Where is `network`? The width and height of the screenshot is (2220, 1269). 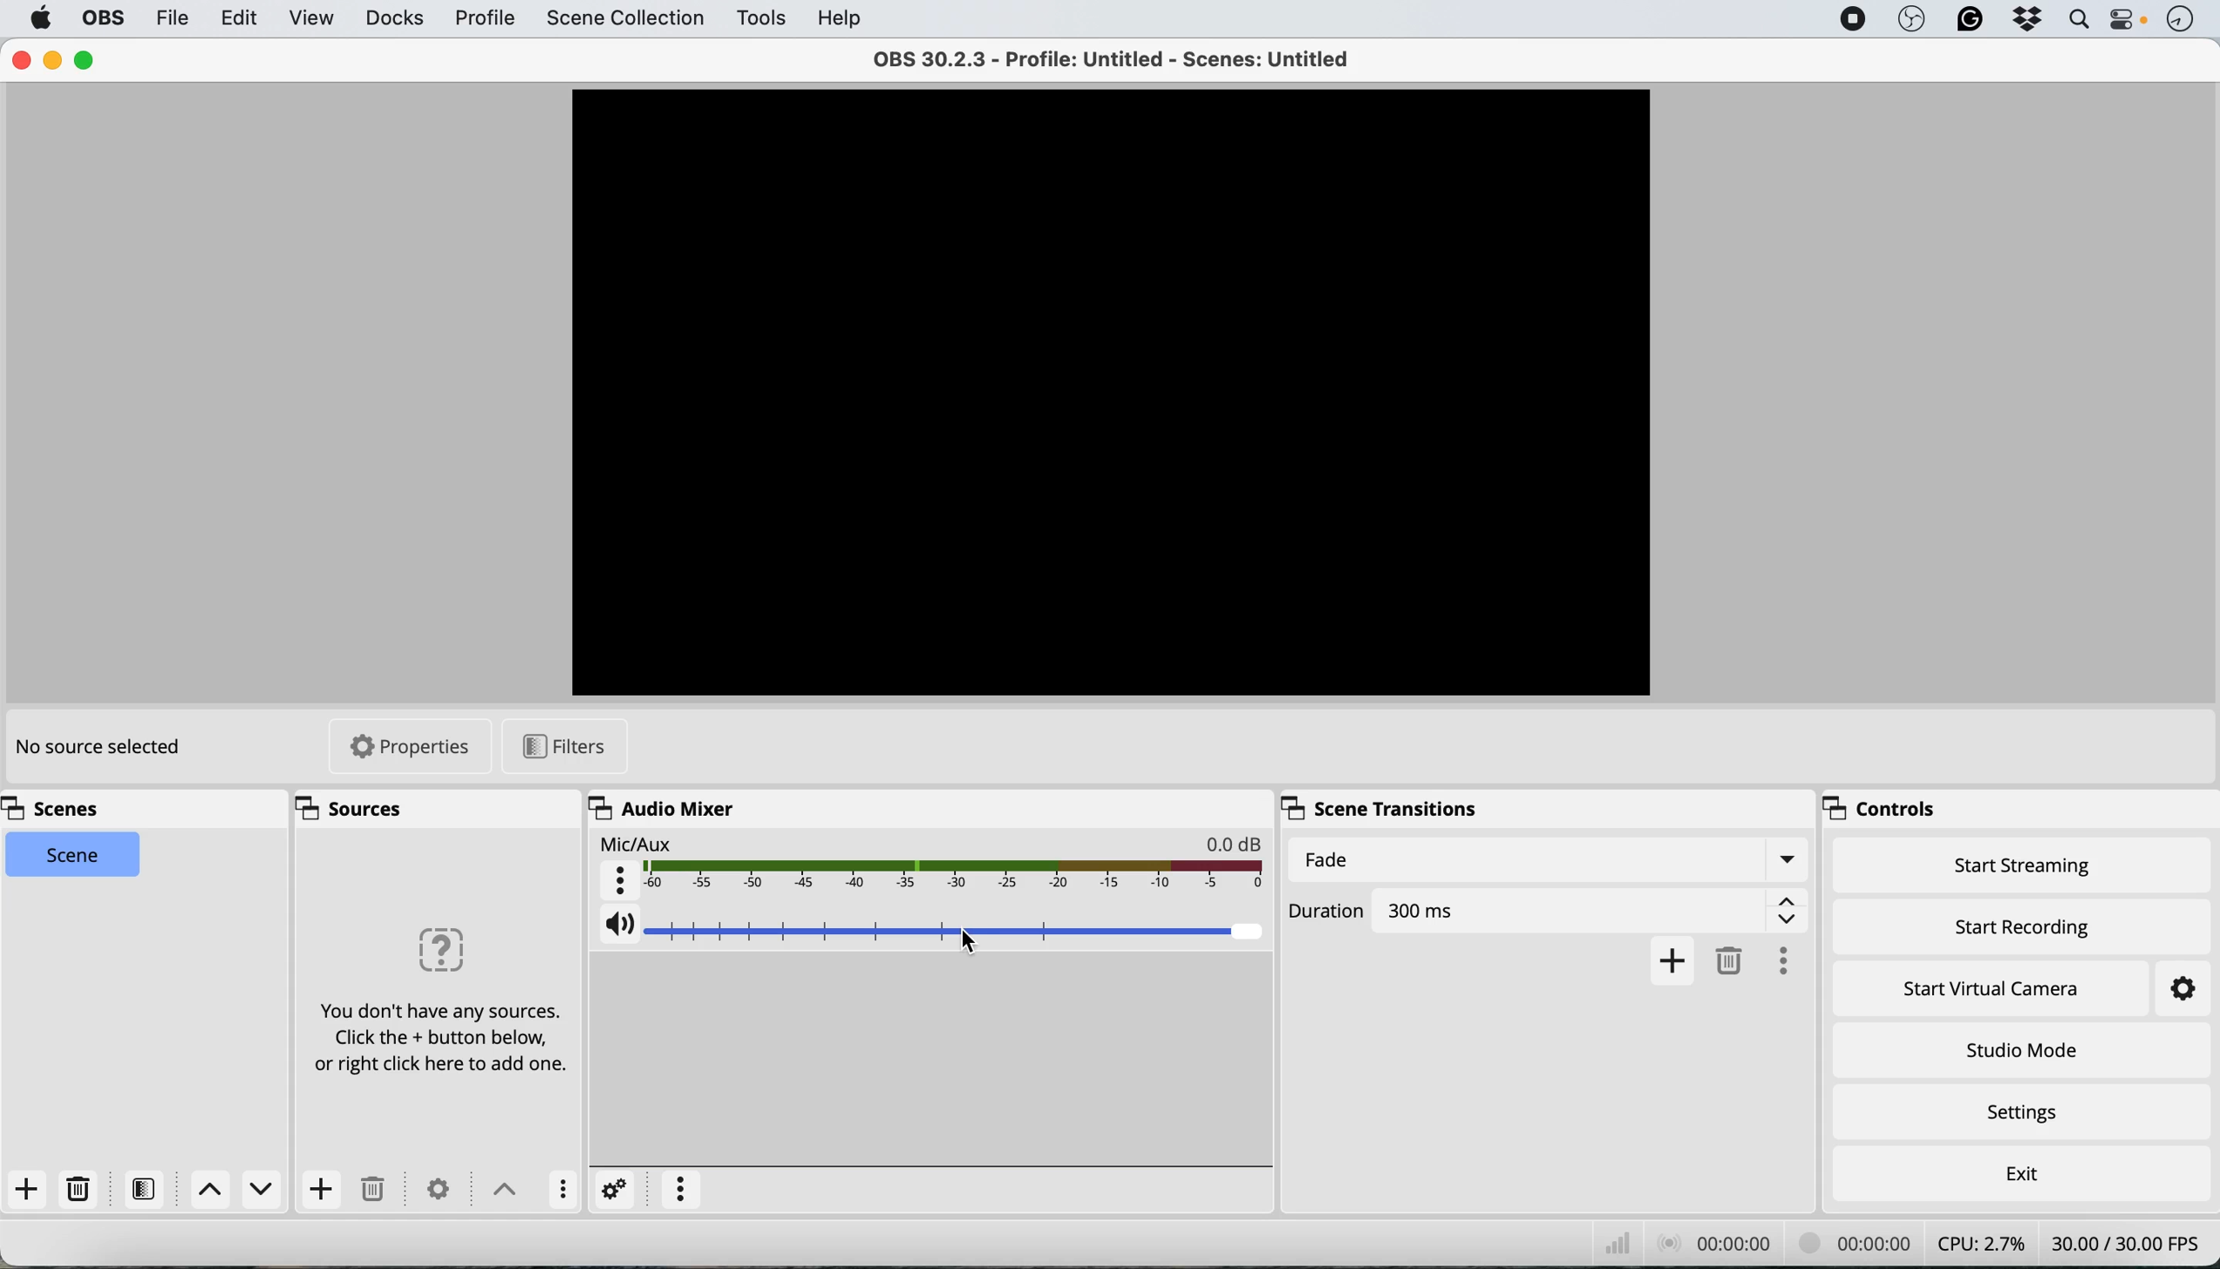 network is located at coordinates (1616, 1243).